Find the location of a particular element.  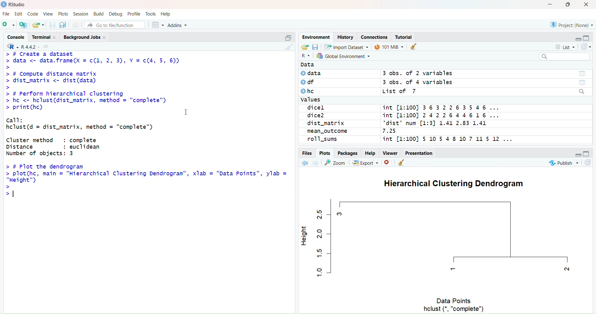

Viewer is located at coordinates (391, 153).